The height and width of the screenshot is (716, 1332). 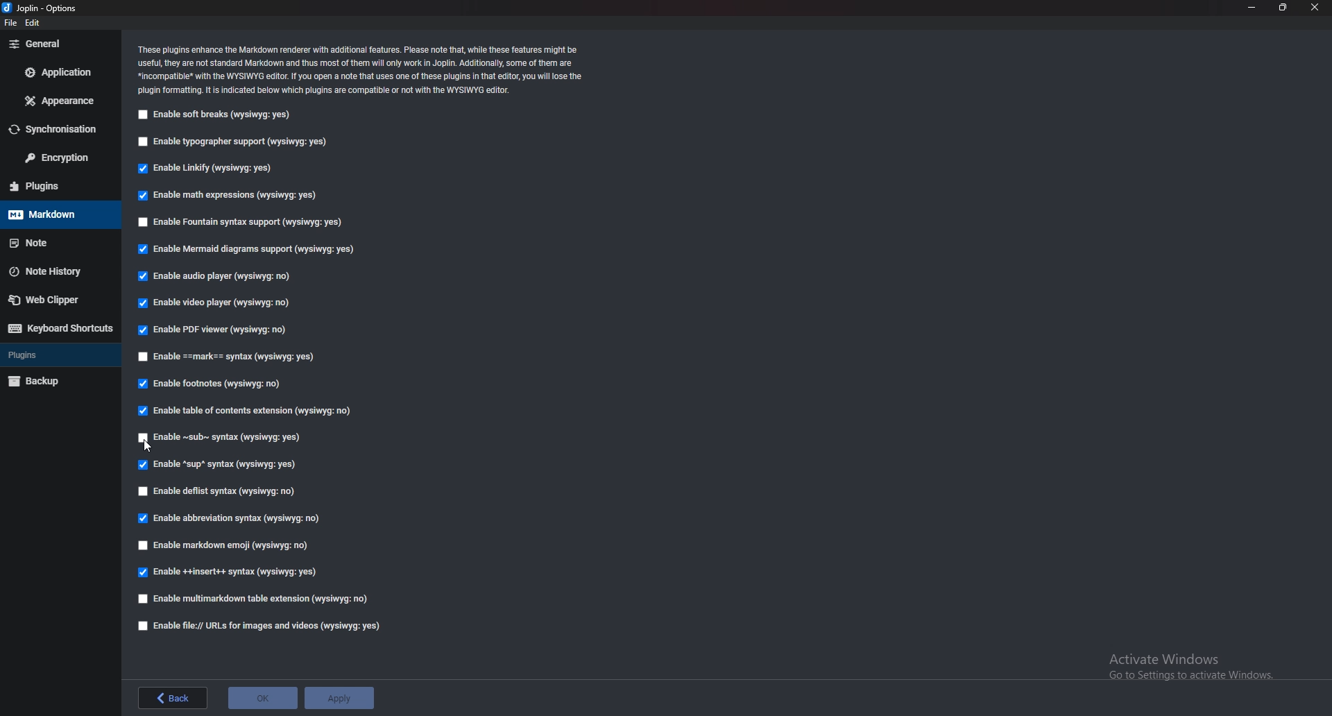 What do you see at coordinates (59, 300) in the screenshot?
I see `Web Clipper` at bounding box center [59, 300].